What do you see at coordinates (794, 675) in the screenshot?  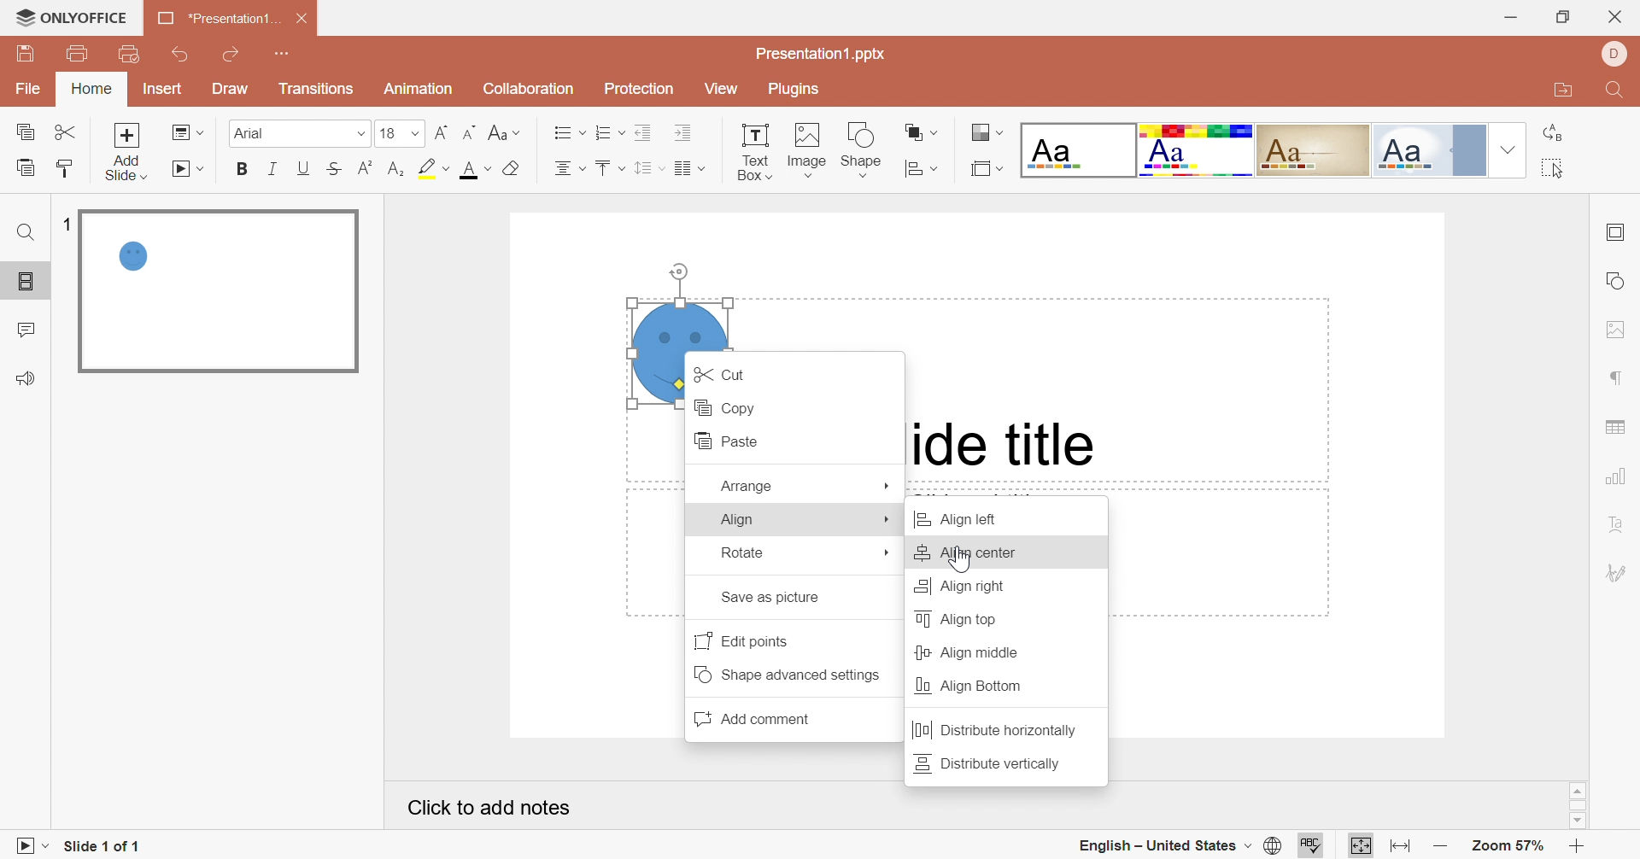 I see `Shape advanced settings` at bounding box center [794, 675].